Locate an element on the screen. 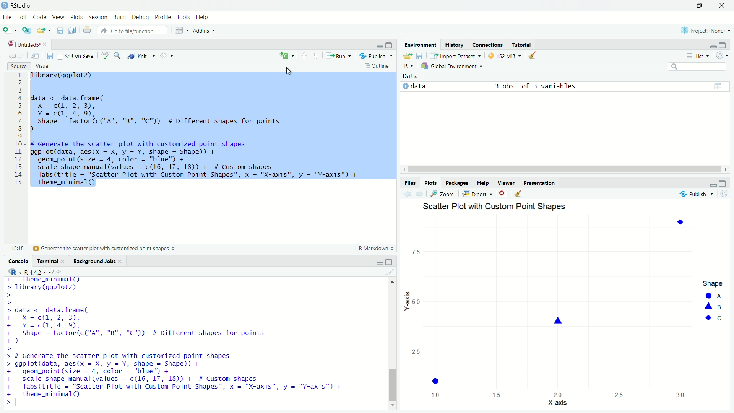 The width and height of the screenshot is (734, 413). Go forward to next source location is located at coordinates (21, 56).